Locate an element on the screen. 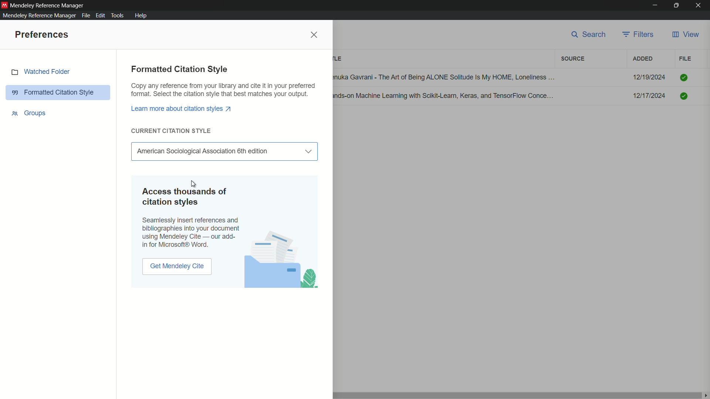 The image size is (710, 399). current citation style is located at coordinates (172, 130).